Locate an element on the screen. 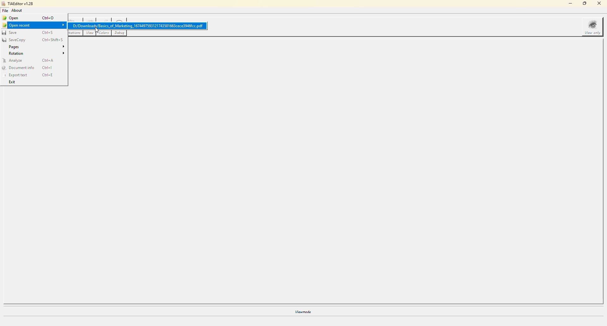 The width and height of the screenshot is (607, 326). minimize is located at coordinates (569, 3).